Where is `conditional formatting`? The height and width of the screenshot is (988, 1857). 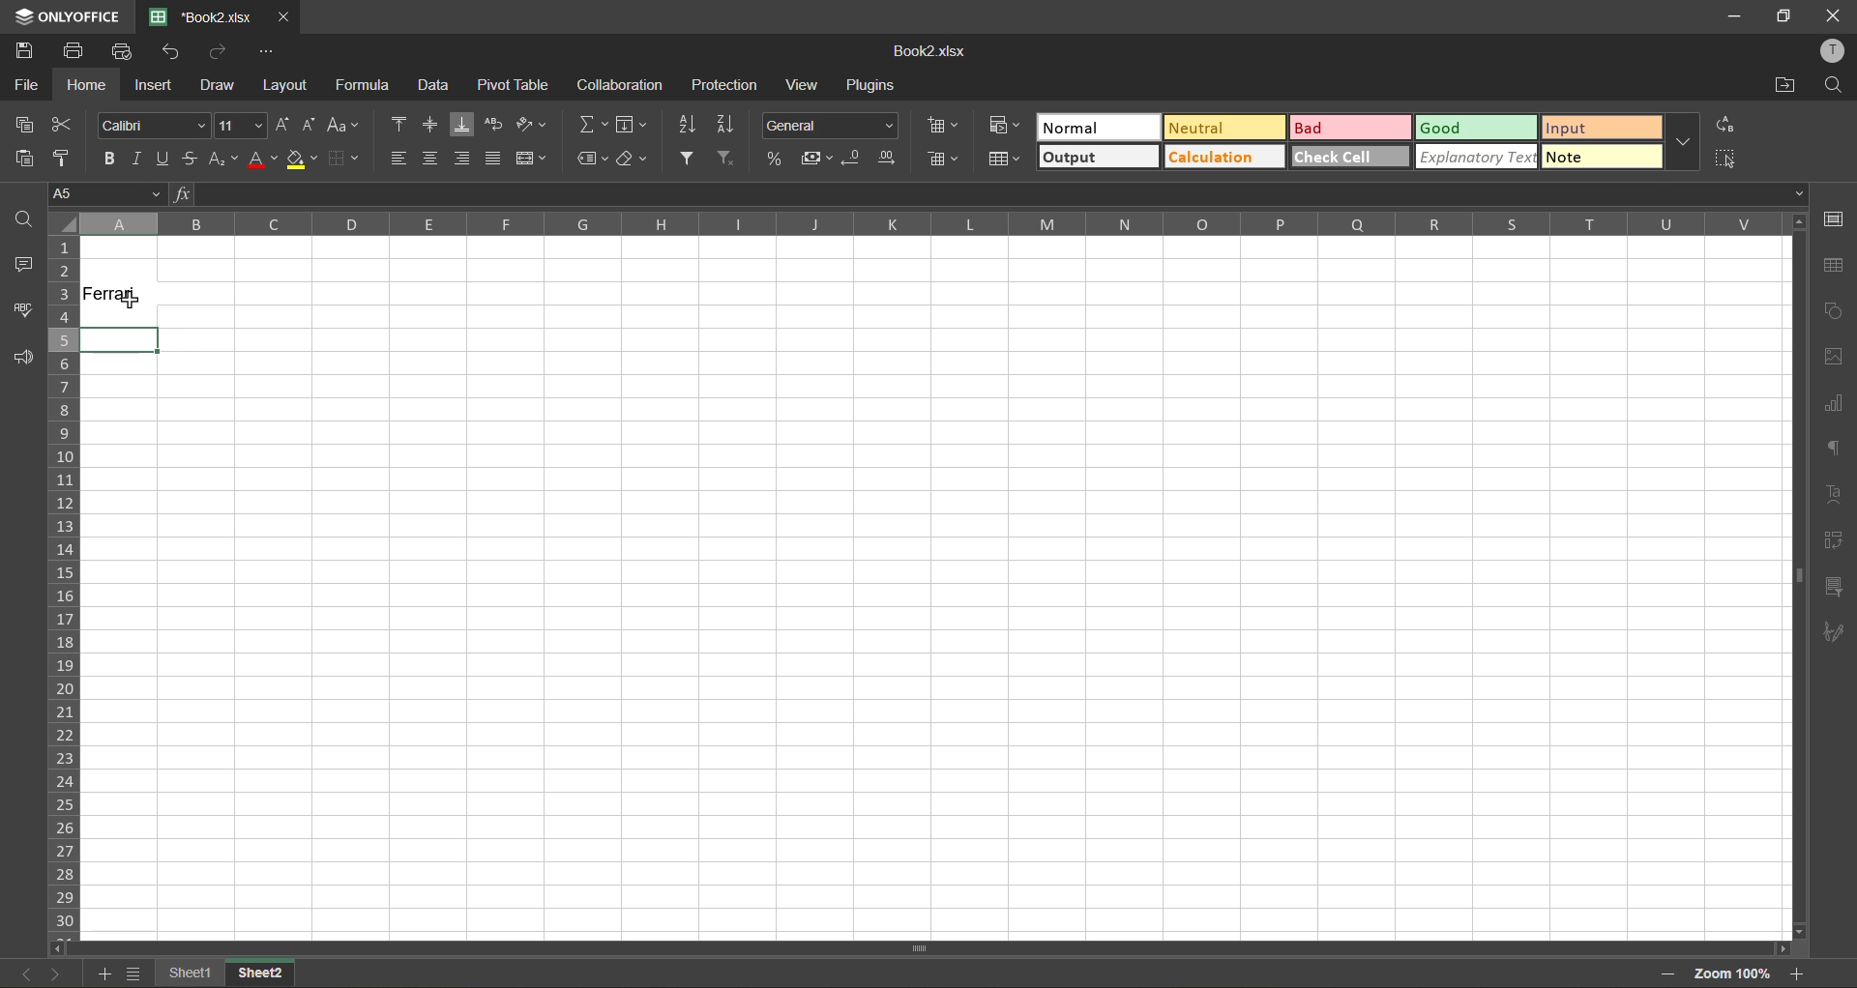 conditional formatting is located at coordinates (1005, 127).